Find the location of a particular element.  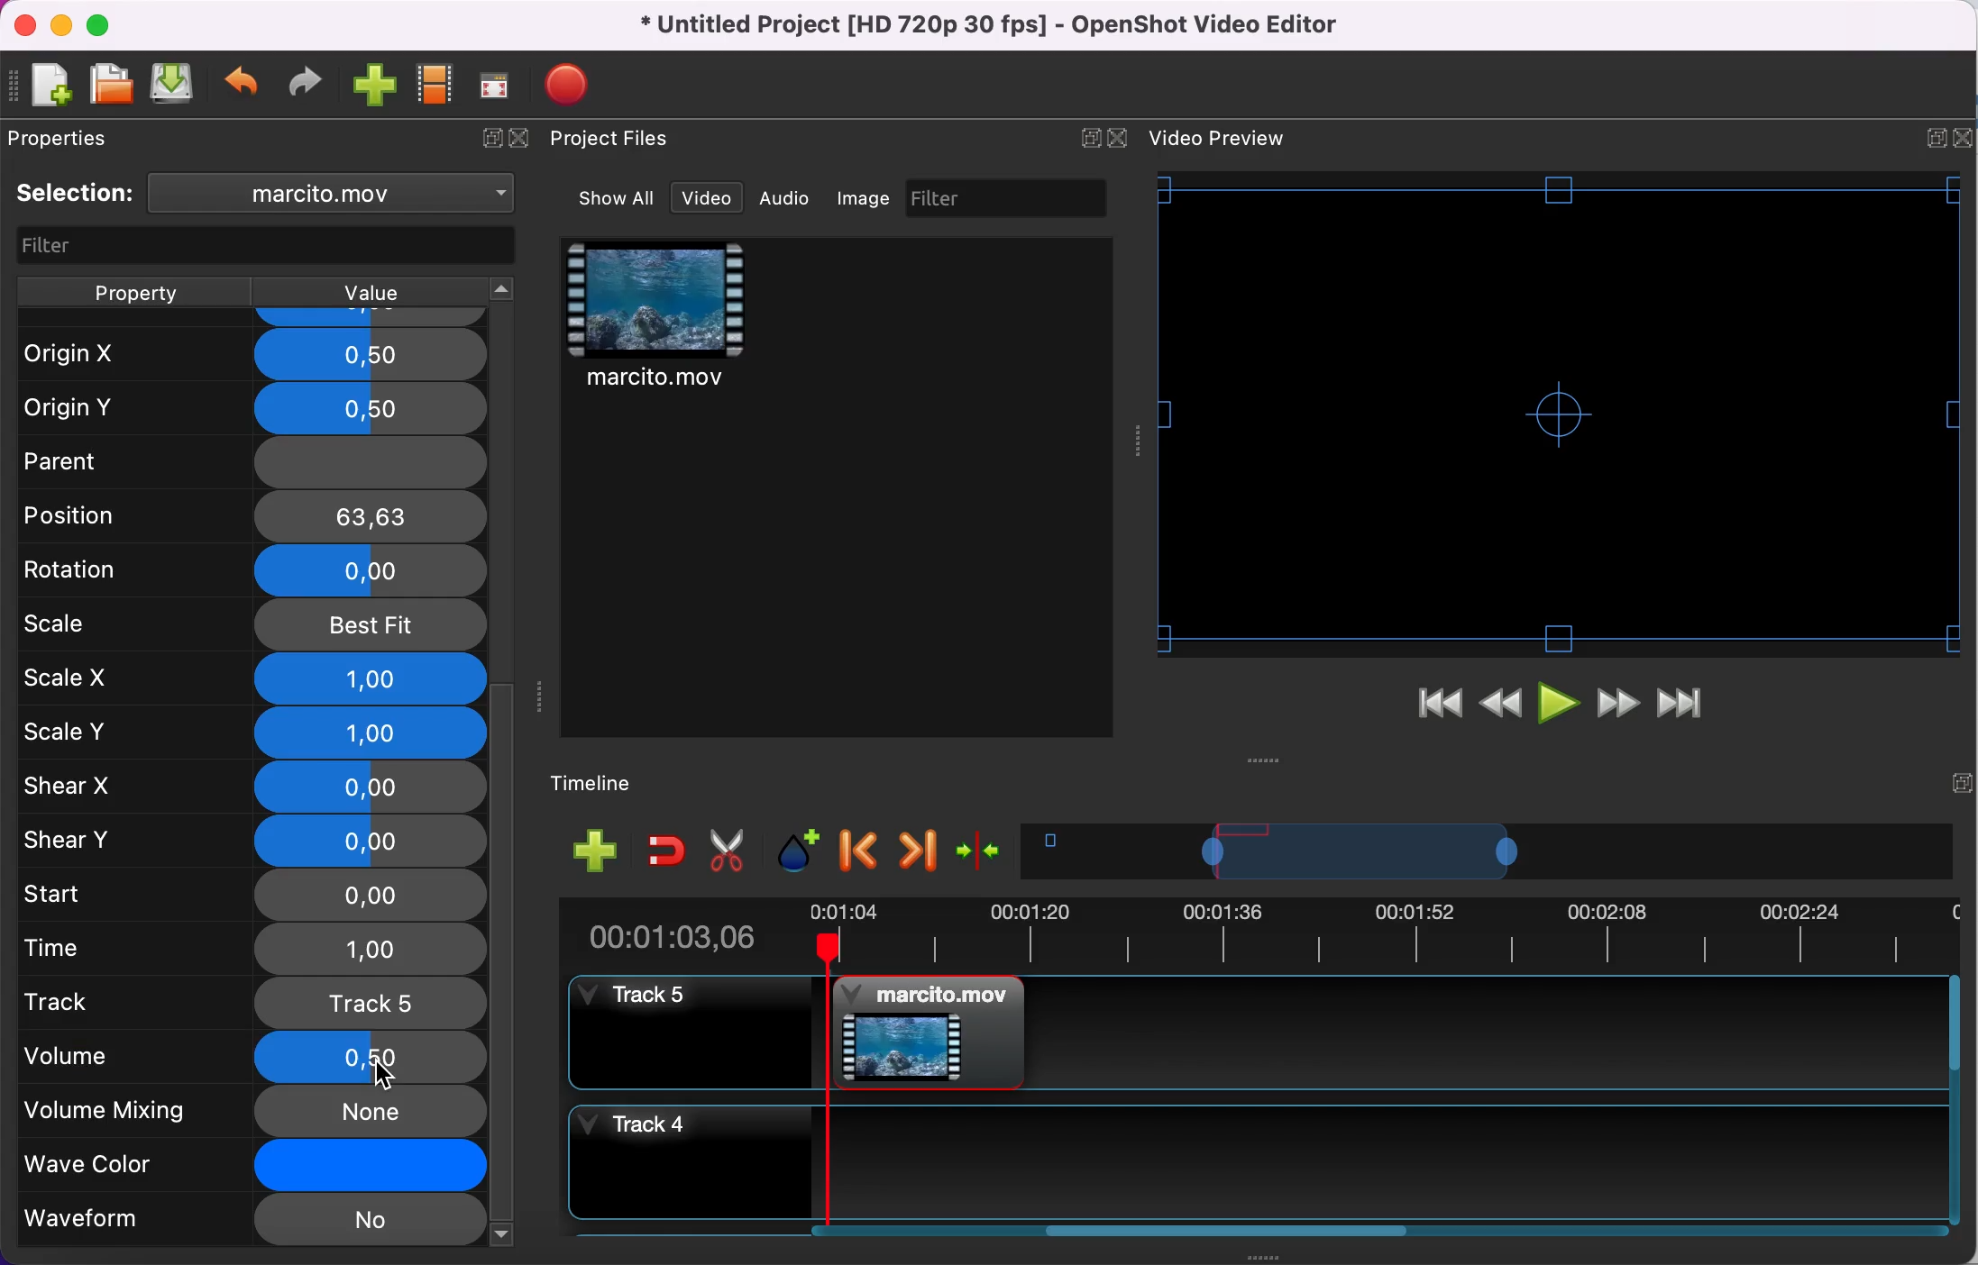

undo is located at coordinates (243, 86).